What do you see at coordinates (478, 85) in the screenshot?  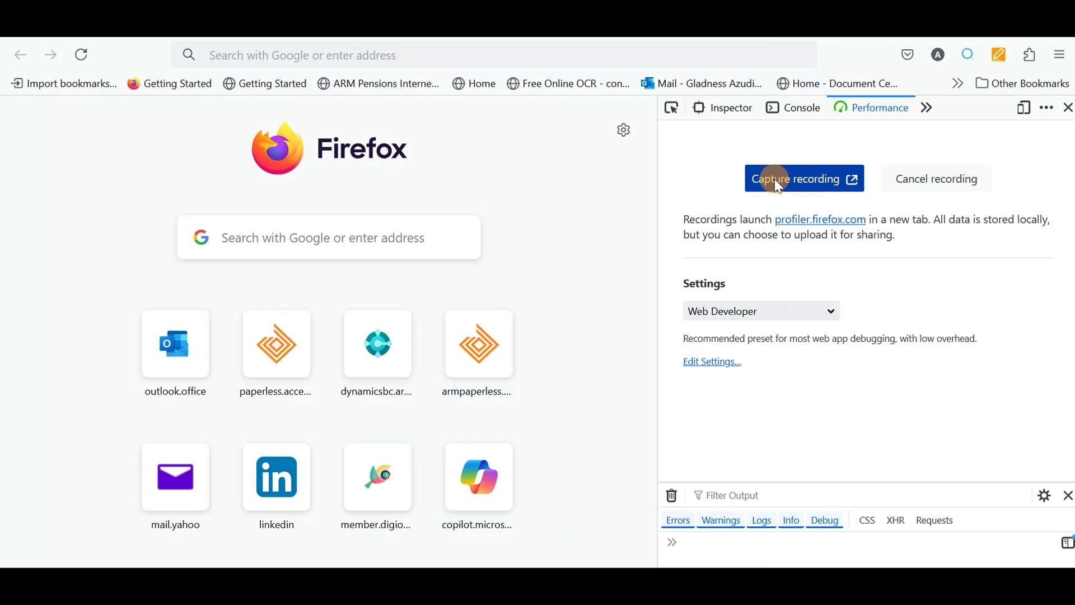 I see `Bookmark 5` at bounding box center [478, 85].